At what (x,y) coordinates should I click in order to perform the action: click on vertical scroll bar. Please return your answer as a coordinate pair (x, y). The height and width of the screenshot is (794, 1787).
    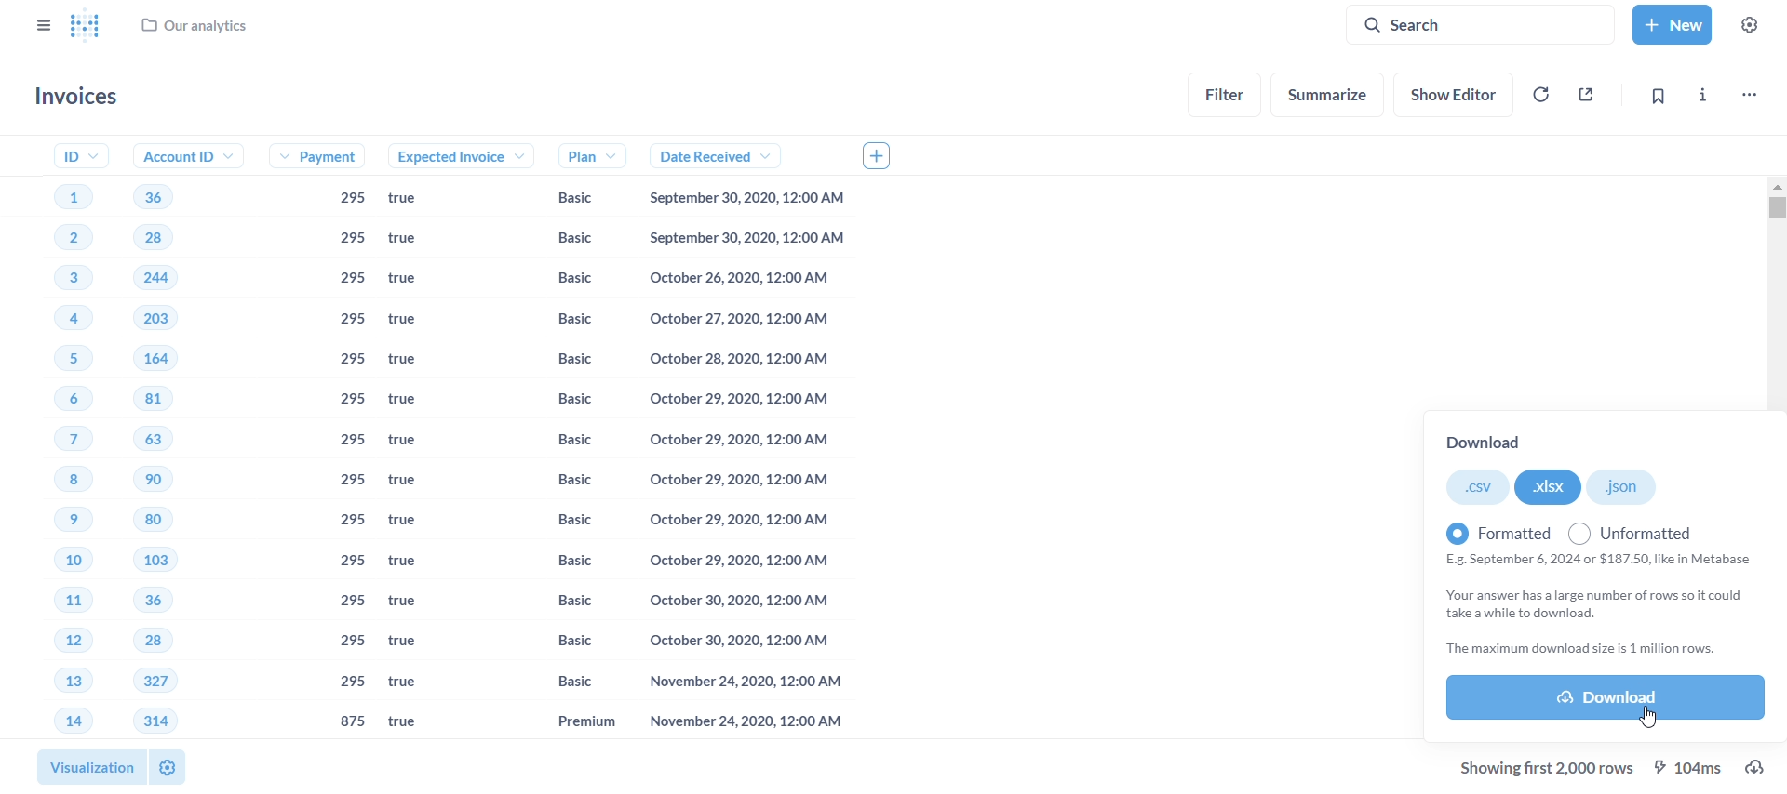
    Looking at the image, I should click on (1778, 458).